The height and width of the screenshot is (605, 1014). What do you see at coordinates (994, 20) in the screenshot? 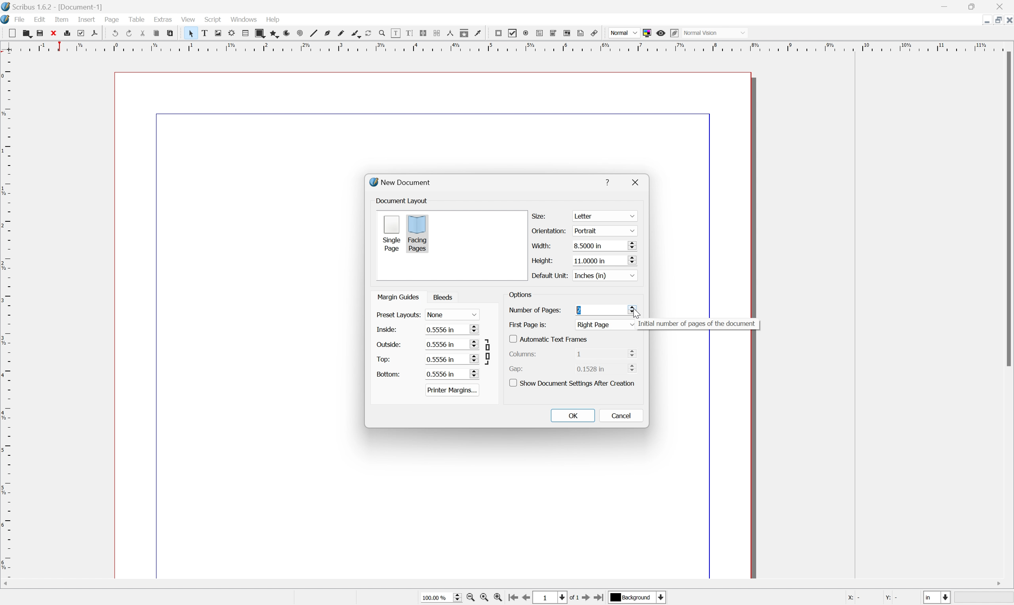
I see `Restore down` at bounding box center [994, 20].